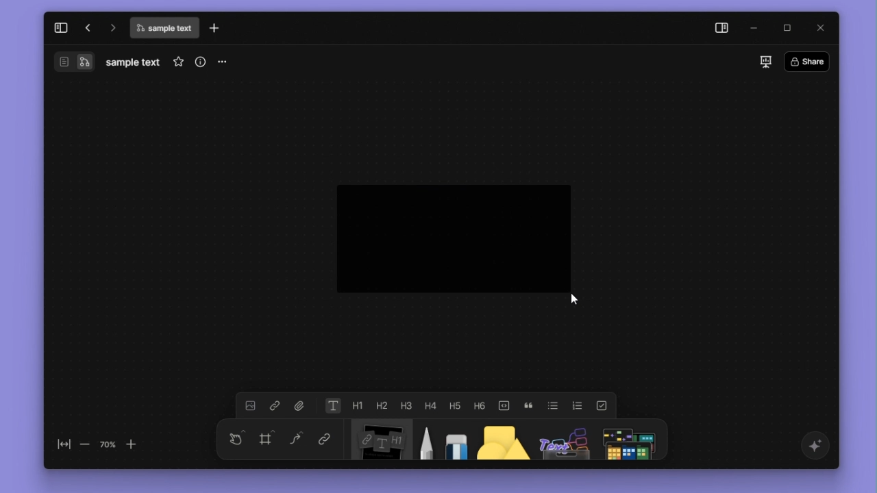 Image resolution: width=877 pixels, height=493 pixels. I want to click on text, so click(332, 406).